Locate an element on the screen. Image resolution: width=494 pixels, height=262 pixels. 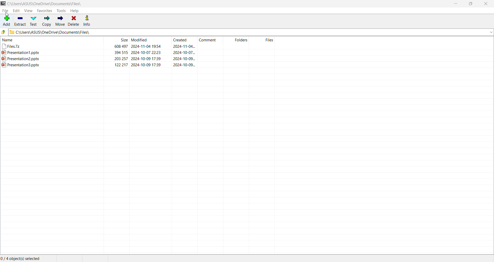
2024-10-09... is located at coordinates (183, 65).